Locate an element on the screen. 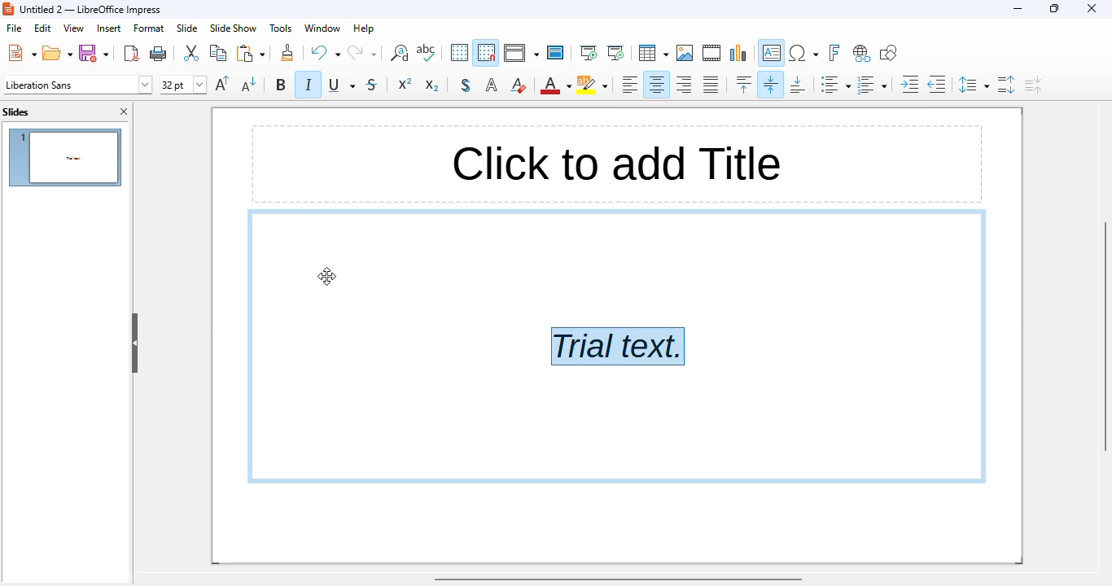  Click to add title is located at coordinates (612, 163).